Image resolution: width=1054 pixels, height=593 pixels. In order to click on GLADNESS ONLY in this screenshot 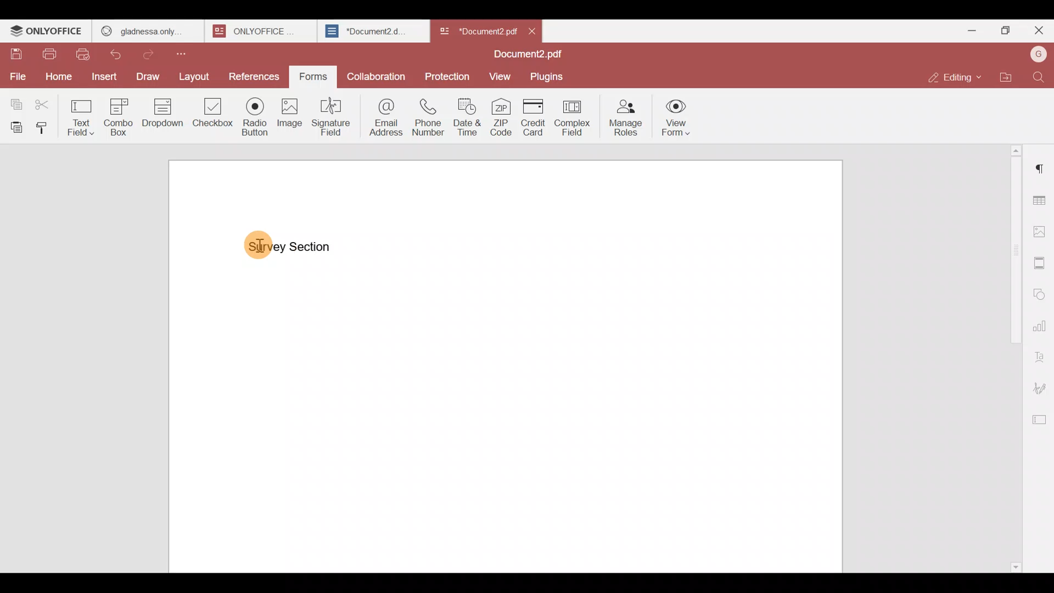, I will do `click(144, 29)`.